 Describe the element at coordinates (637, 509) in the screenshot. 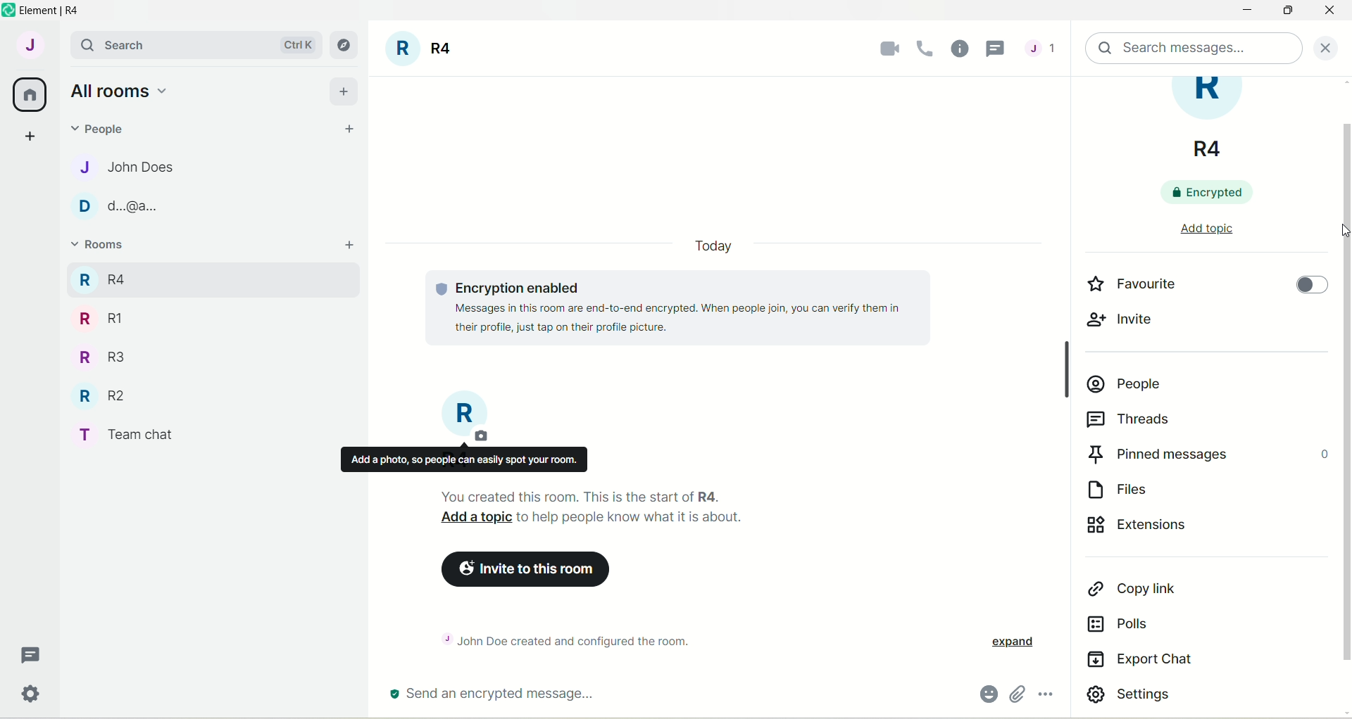

I see `You created this room. This is the start of R4.
Add a topic to help people know what it is about.` at that location.